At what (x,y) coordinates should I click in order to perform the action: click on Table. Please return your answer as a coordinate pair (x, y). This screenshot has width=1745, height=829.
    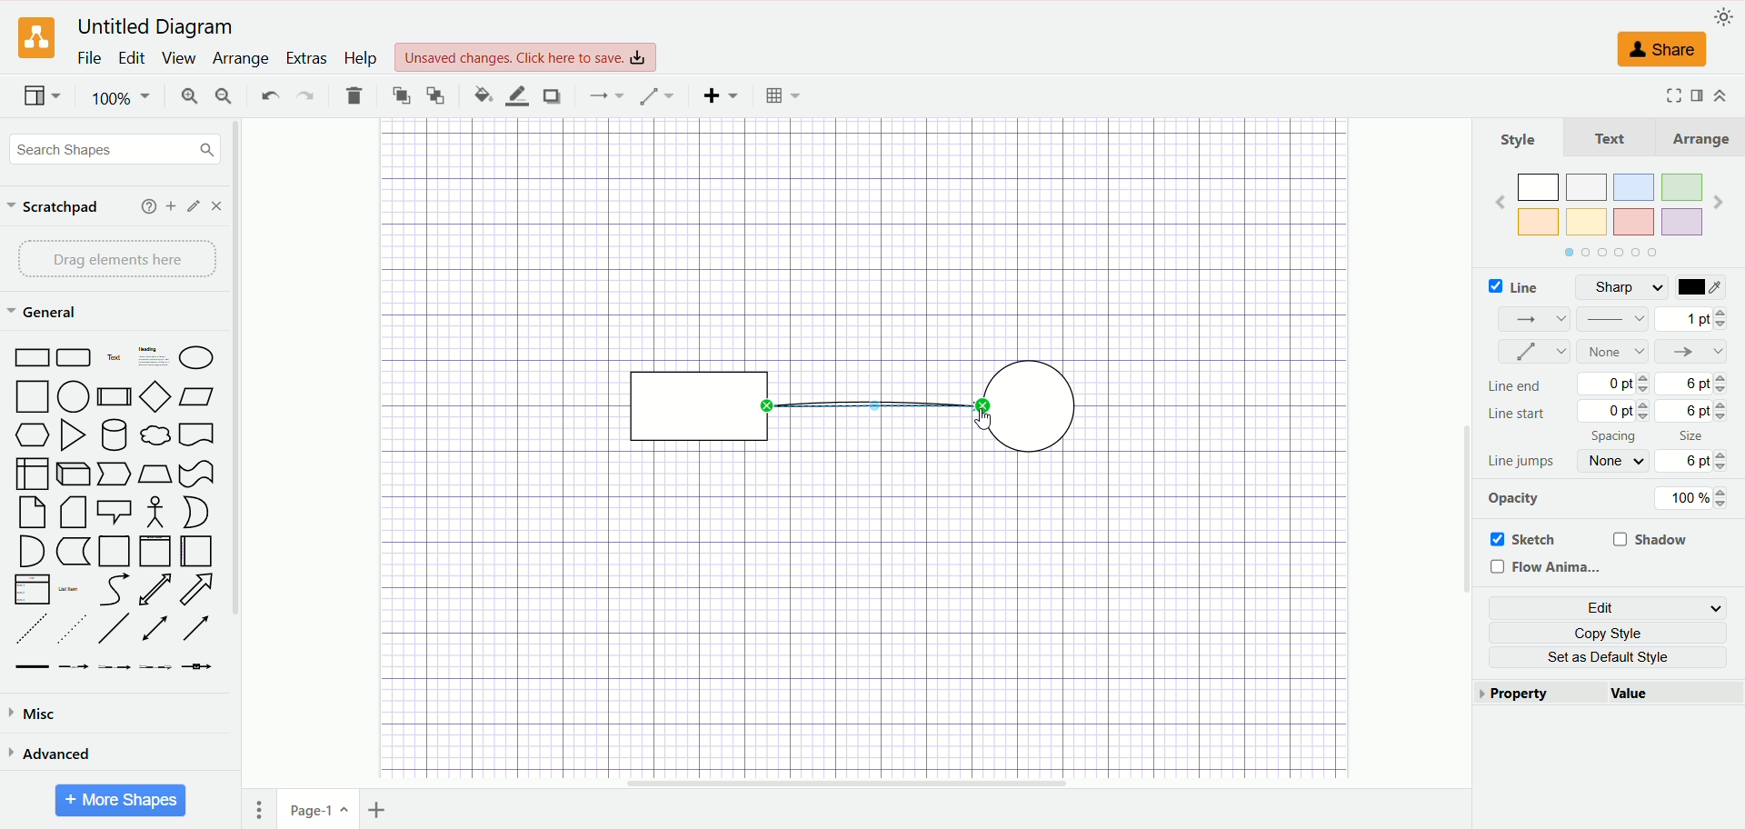
    Looking at the image, I should click on (783, 95).